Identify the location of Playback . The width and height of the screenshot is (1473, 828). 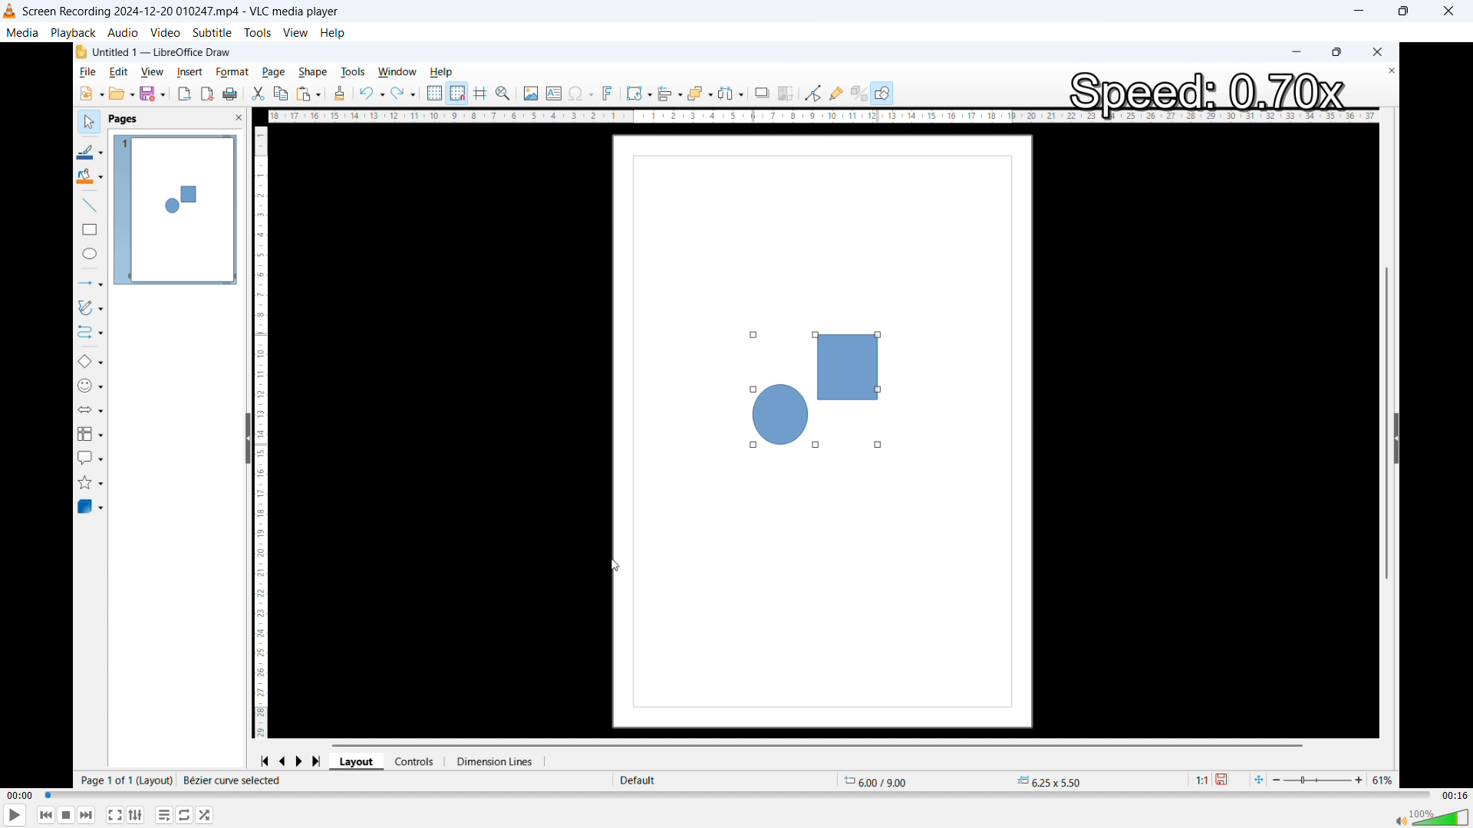
(73, 32).